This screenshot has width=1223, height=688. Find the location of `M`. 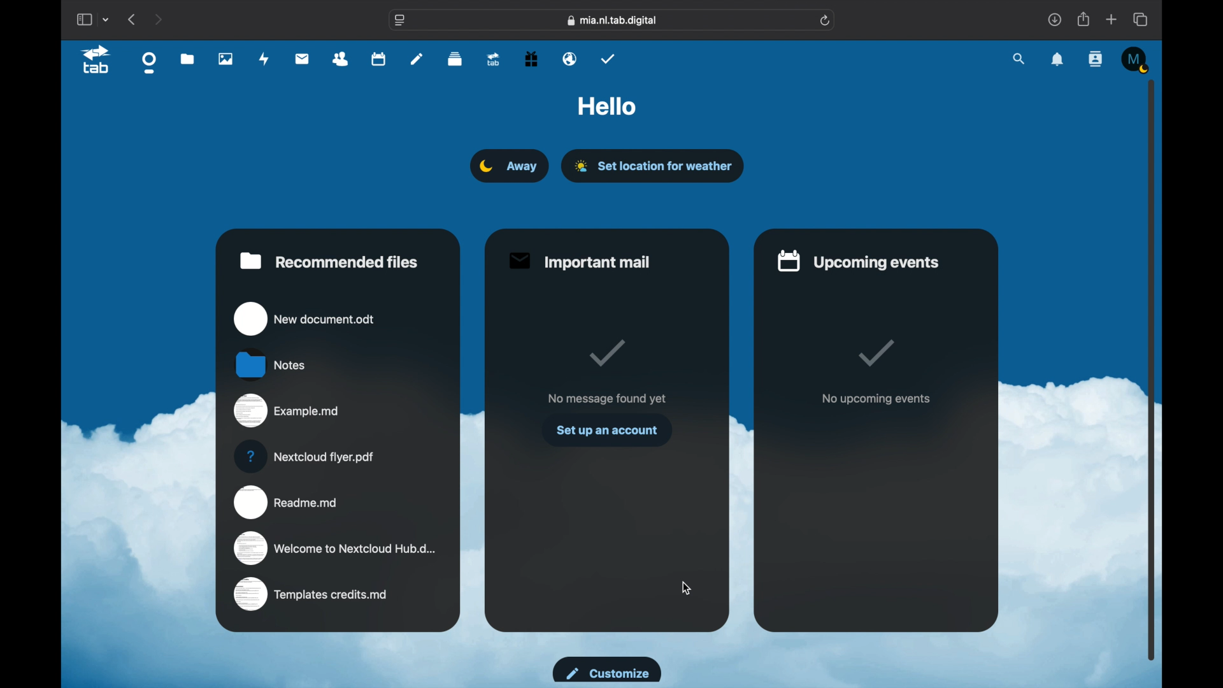

M is located at coordinates (1136, 59).